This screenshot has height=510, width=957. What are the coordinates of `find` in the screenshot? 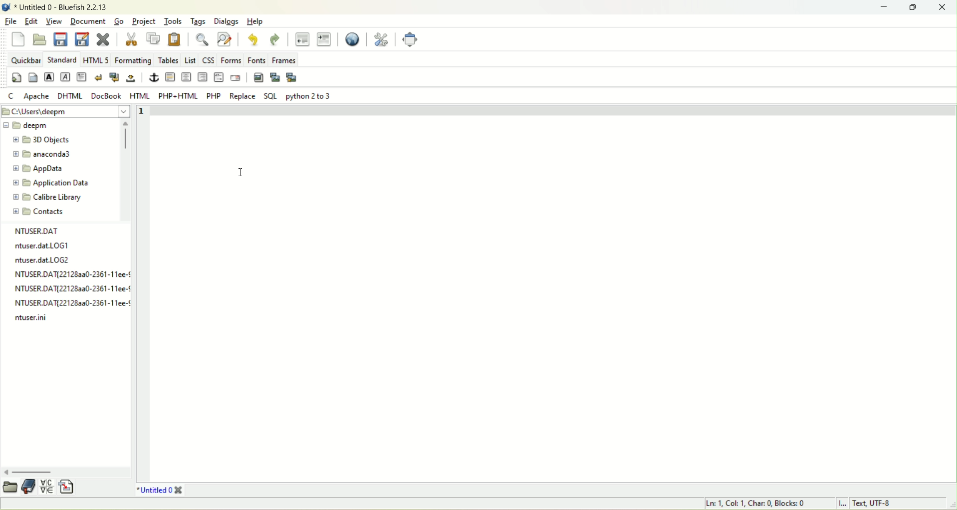 It's located at (203, 39).